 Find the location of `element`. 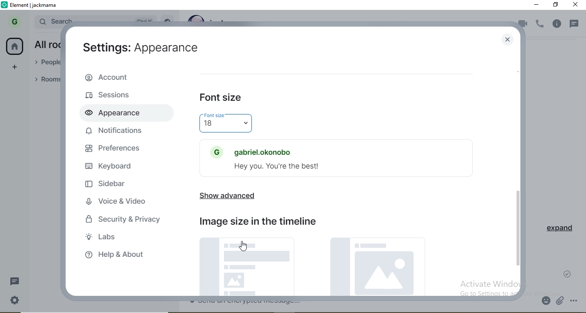

element is located at coordinates (34, 6).